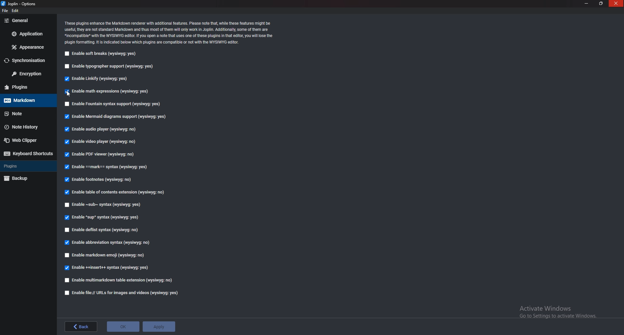 The image size is (624, 335). I want to click on Web clipper, so click(24, 141).